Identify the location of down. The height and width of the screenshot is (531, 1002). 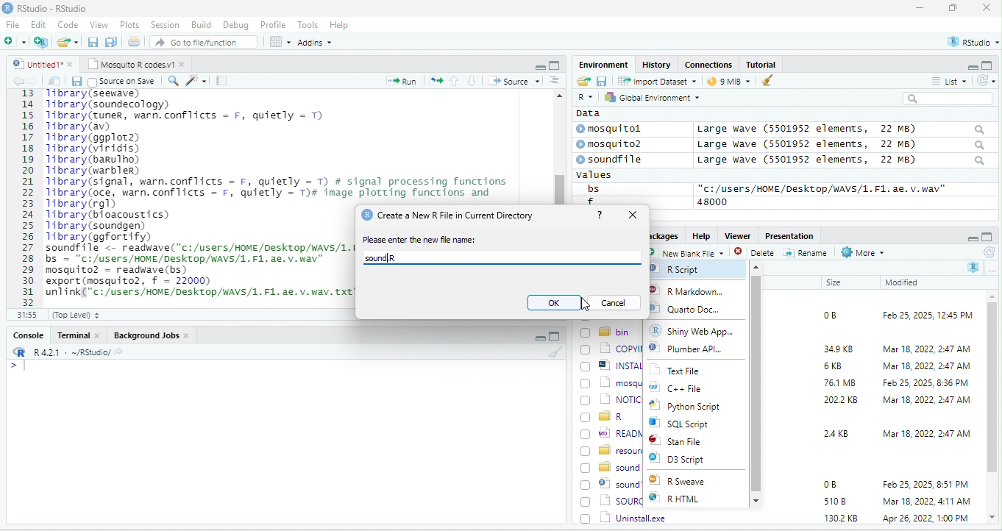
(472, 80).